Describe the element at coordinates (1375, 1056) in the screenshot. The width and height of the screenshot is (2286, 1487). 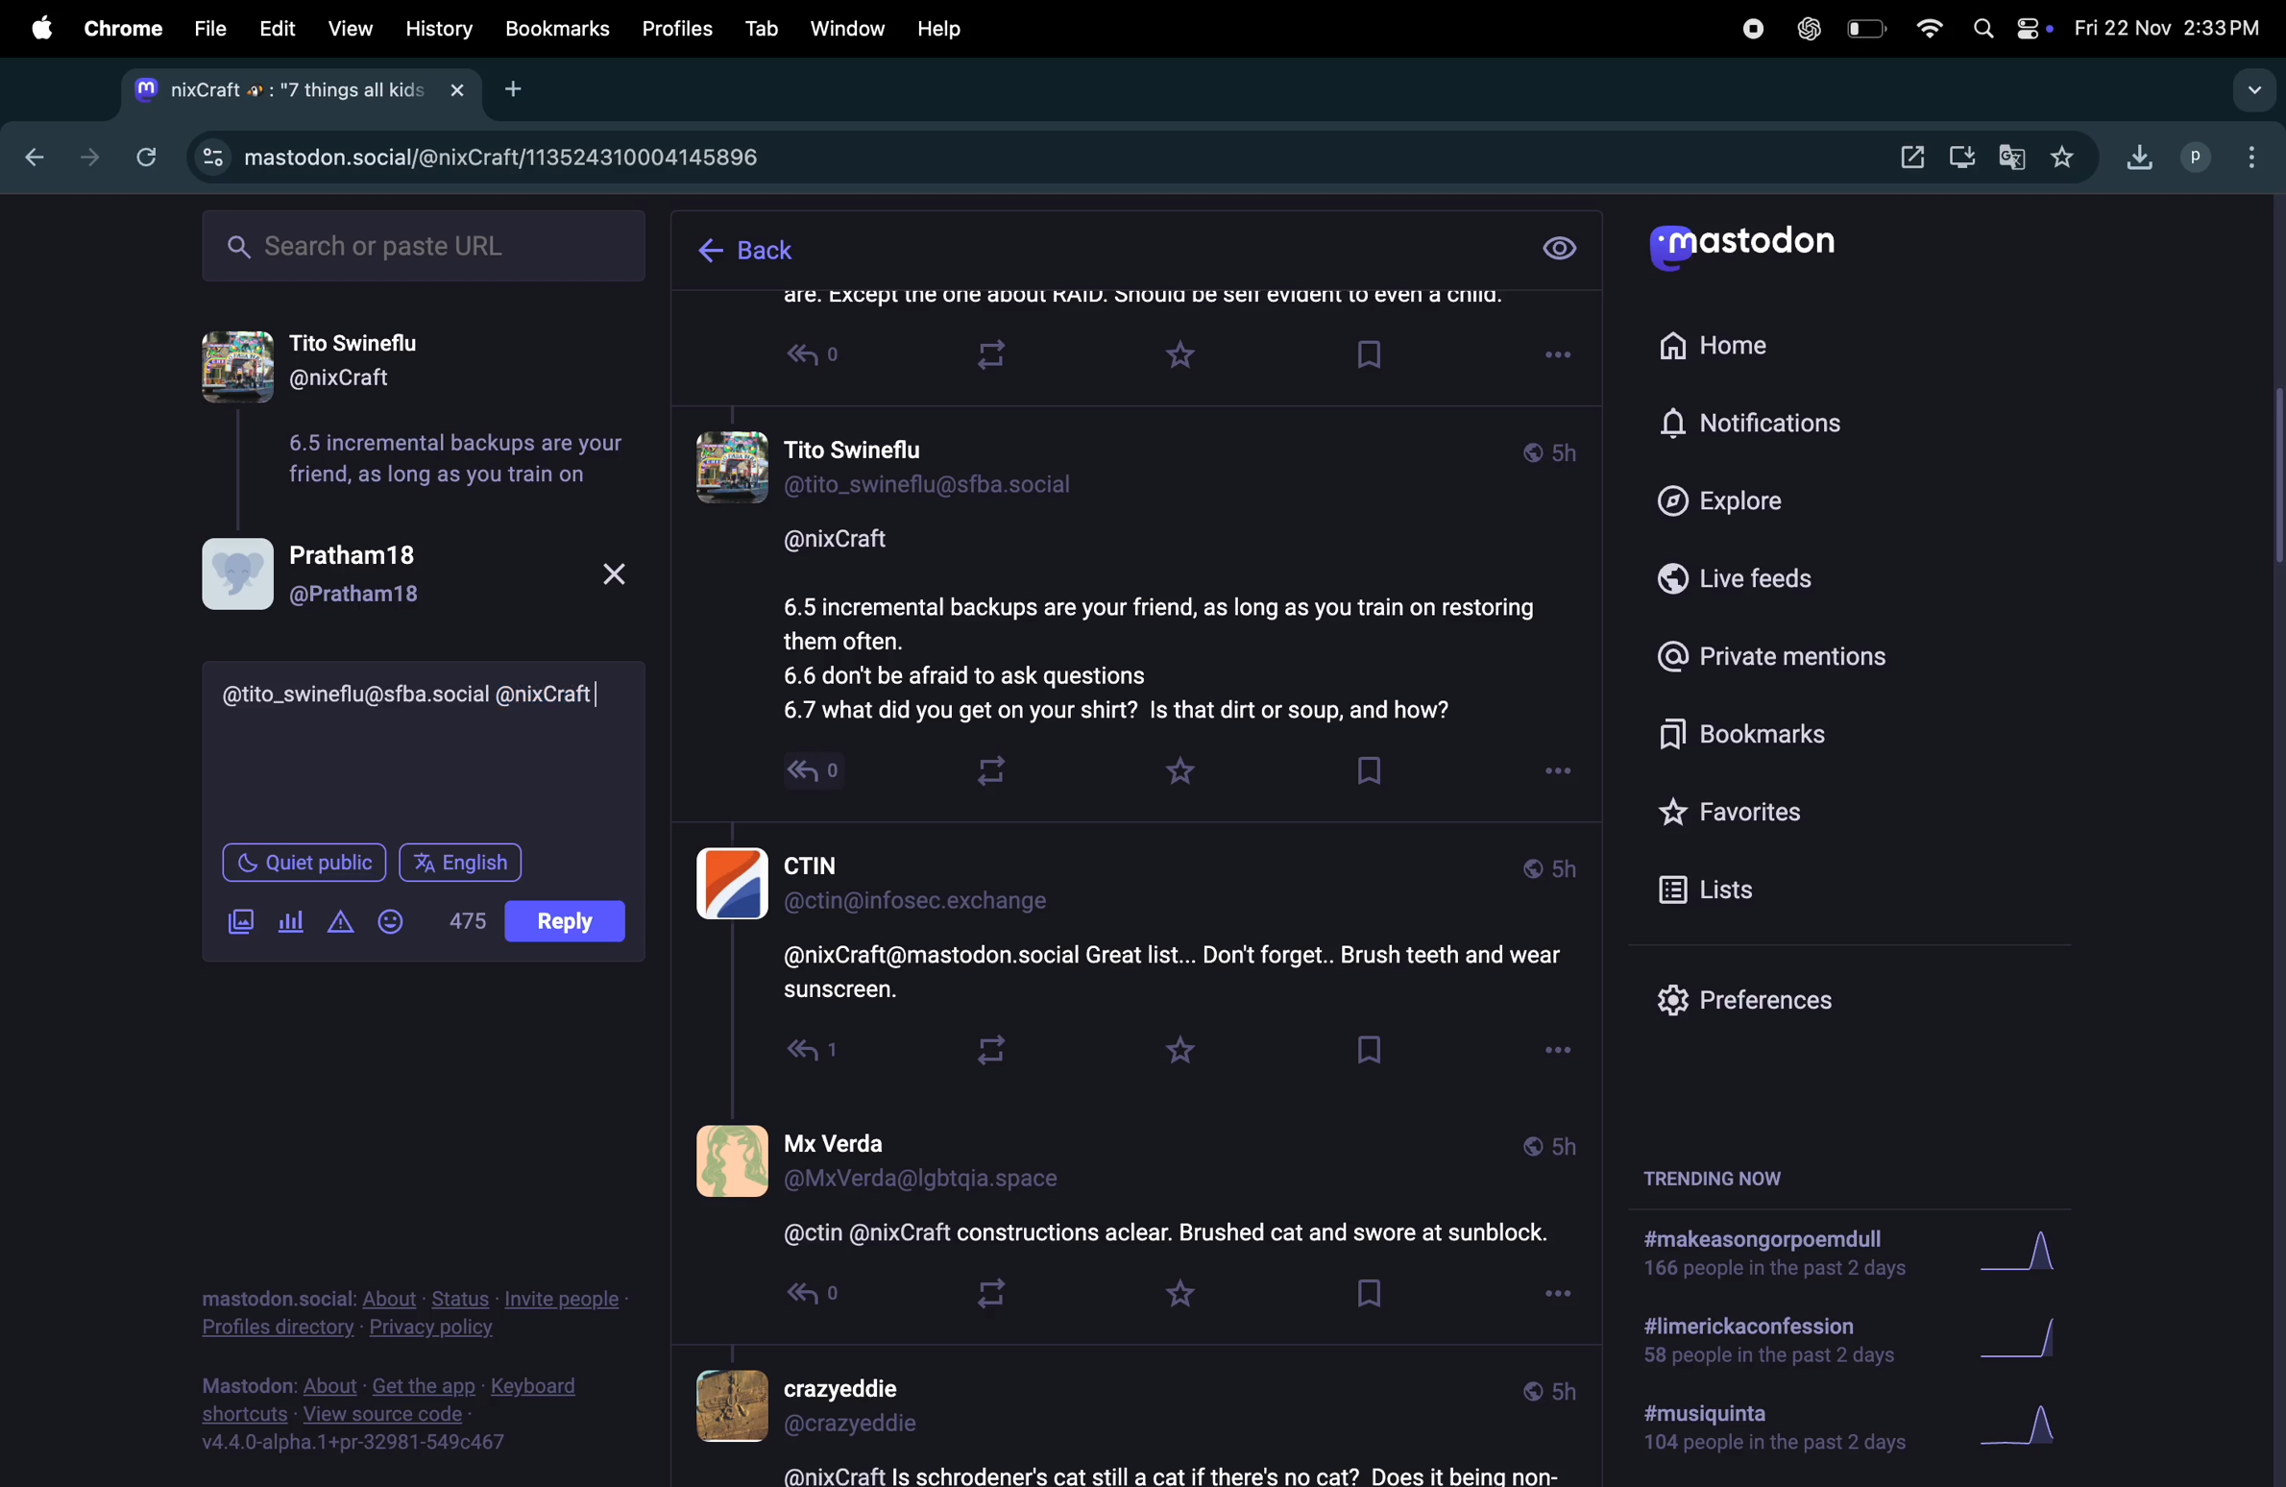
I see `Bookmark` at that location.